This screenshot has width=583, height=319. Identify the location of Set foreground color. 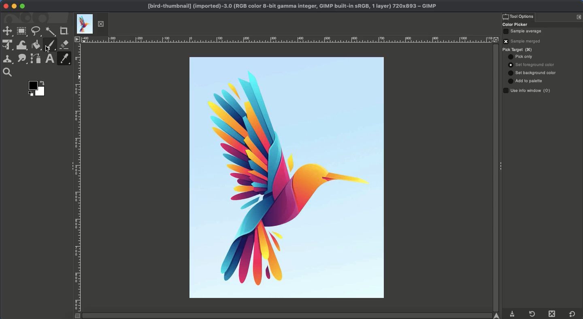
(532, 65).